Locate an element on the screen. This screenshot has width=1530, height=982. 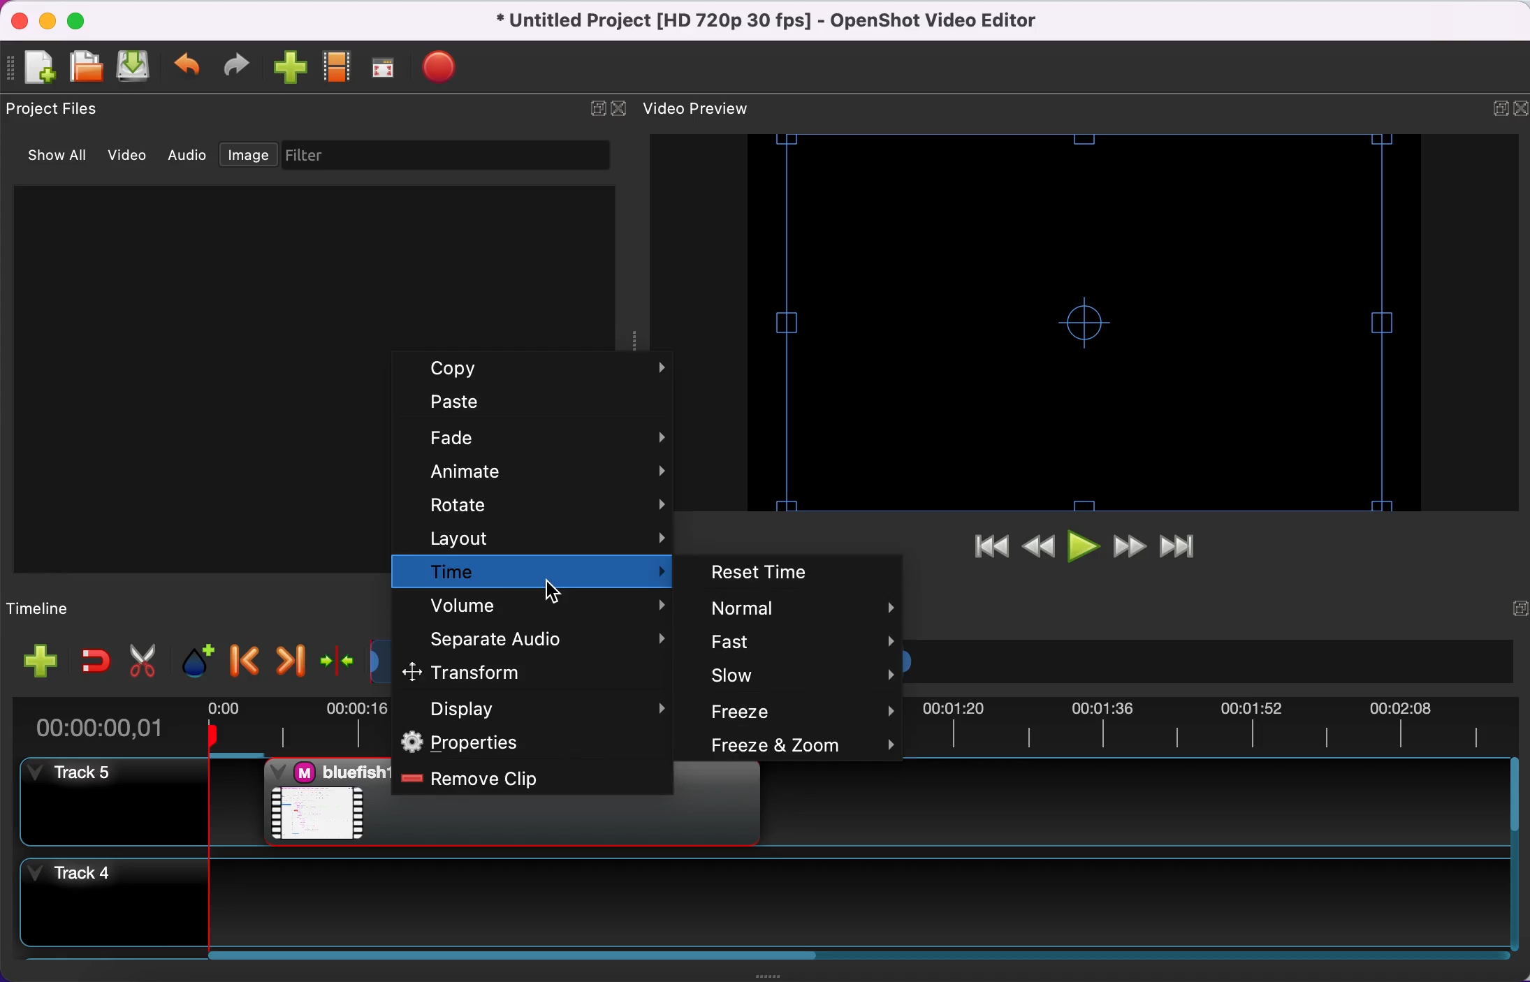
enable snapping is located at coordinates (96, 663).